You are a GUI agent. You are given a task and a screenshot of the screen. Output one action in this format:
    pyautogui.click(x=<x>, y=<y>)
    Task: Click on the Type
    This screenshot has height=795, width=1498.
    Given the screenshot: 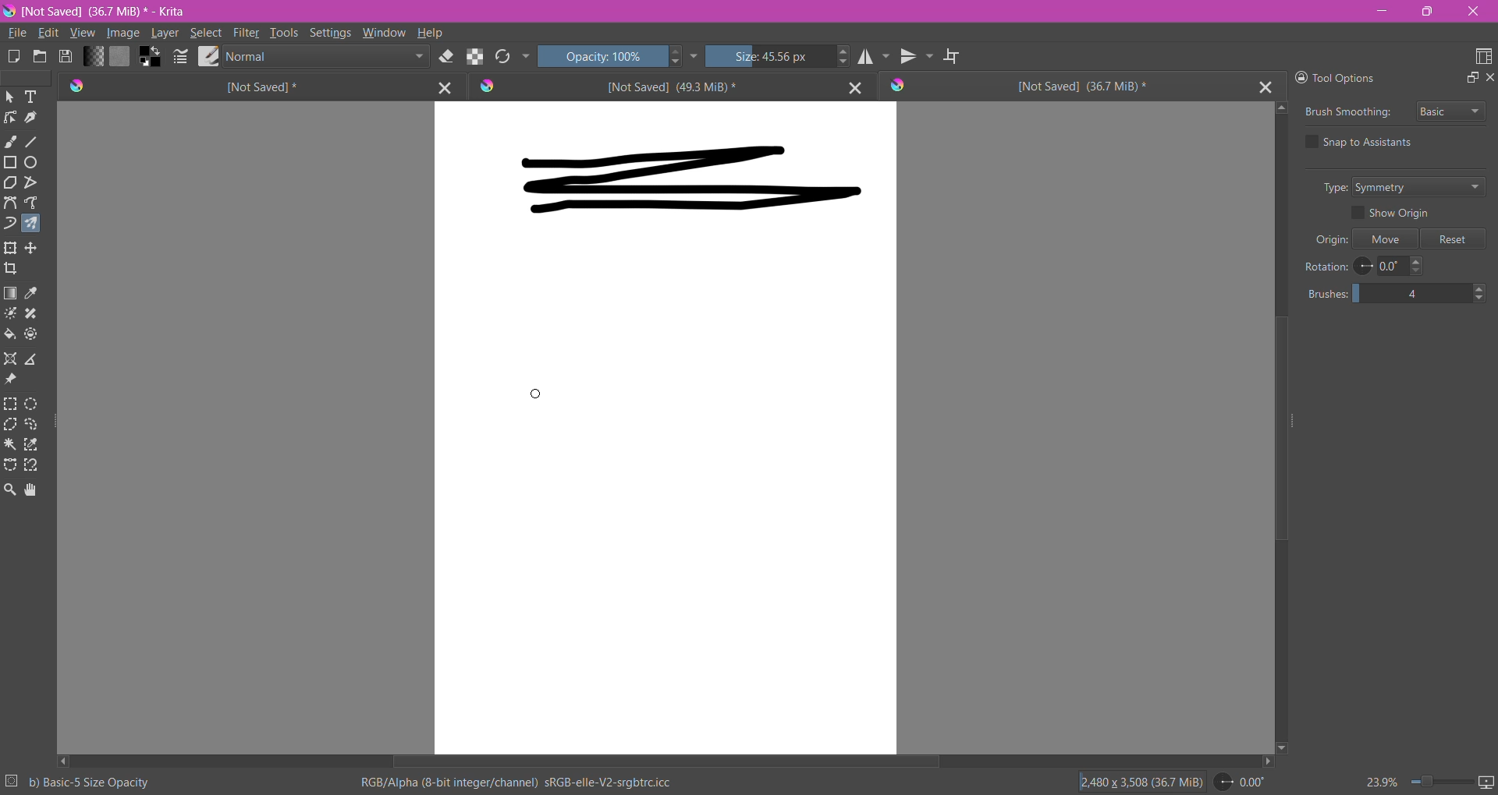 What is the action you would take?
    pyautogui.click(x=1330, y=187)
    